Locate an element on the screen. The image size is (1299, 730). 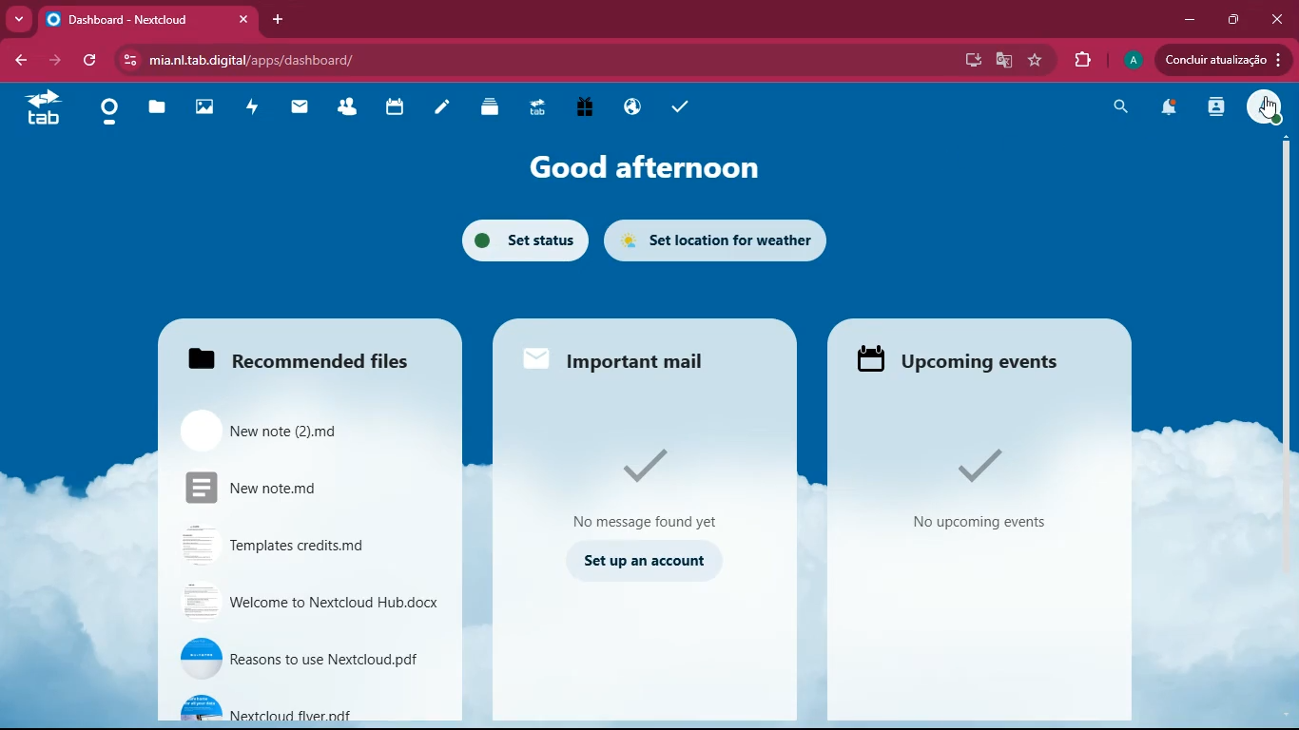
profile is located at coordinates (1264, 110).